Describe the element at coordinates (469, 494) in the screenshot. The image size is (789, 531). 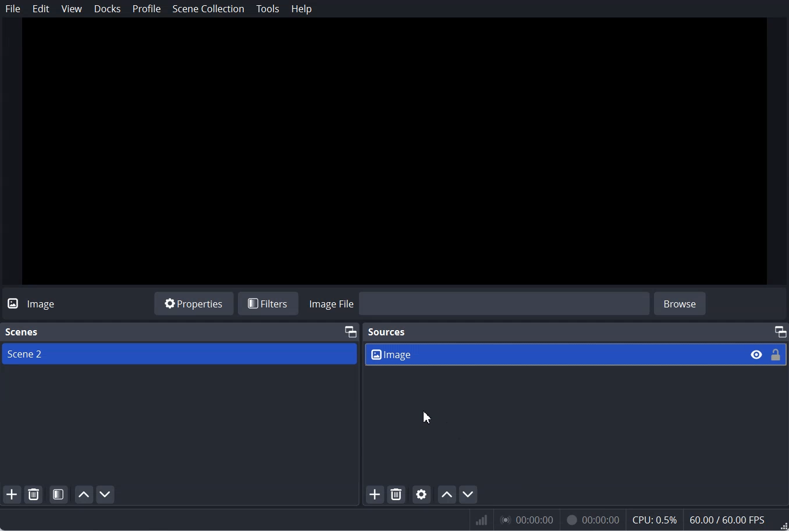
I see `Move source down` at that location.